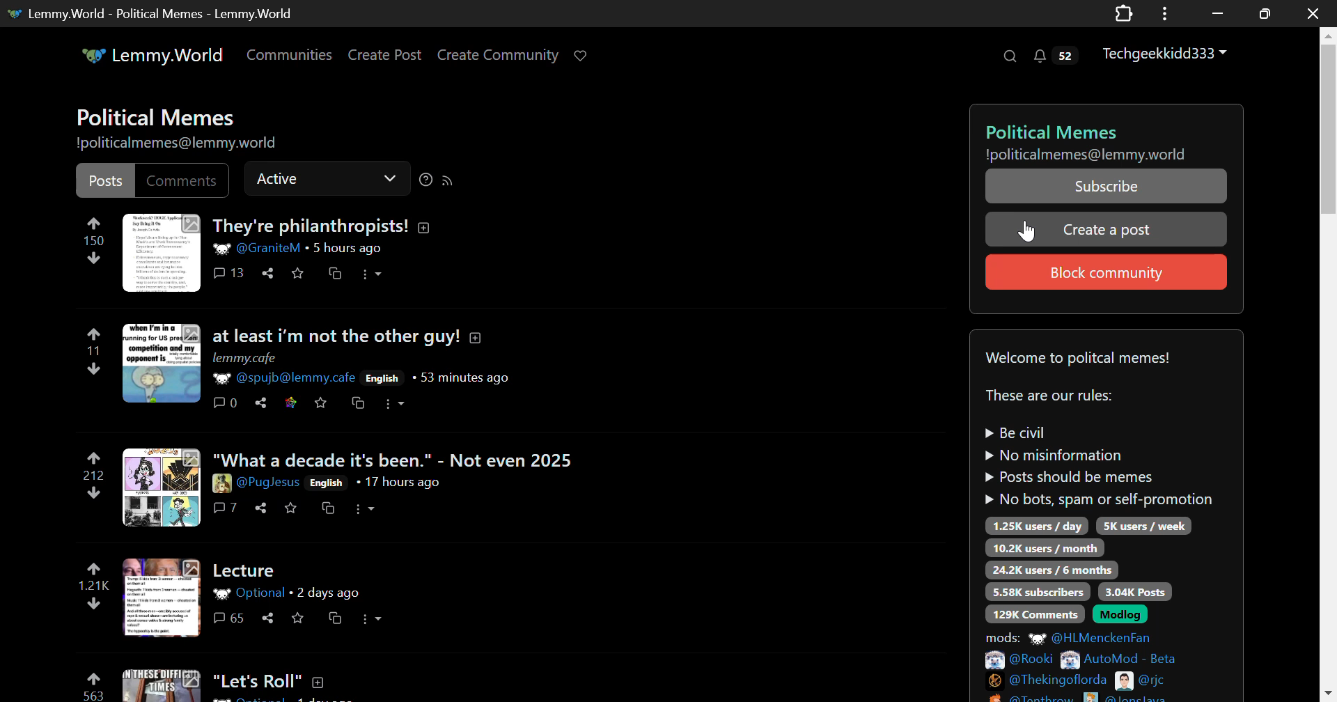  What do you see at coordinates (499, 54) in the screenshot?
I see `Create Community Page Link` at bounding box center [499, 54].